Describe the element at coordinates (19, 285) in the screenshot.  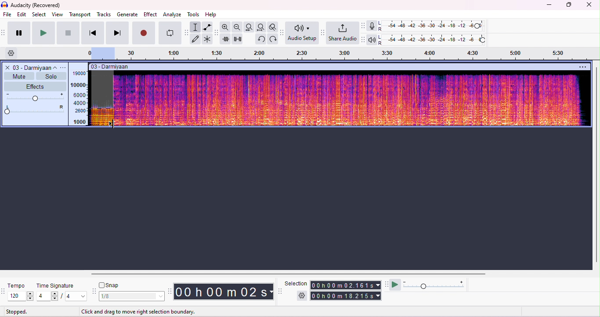
I see `tempo` at that location.